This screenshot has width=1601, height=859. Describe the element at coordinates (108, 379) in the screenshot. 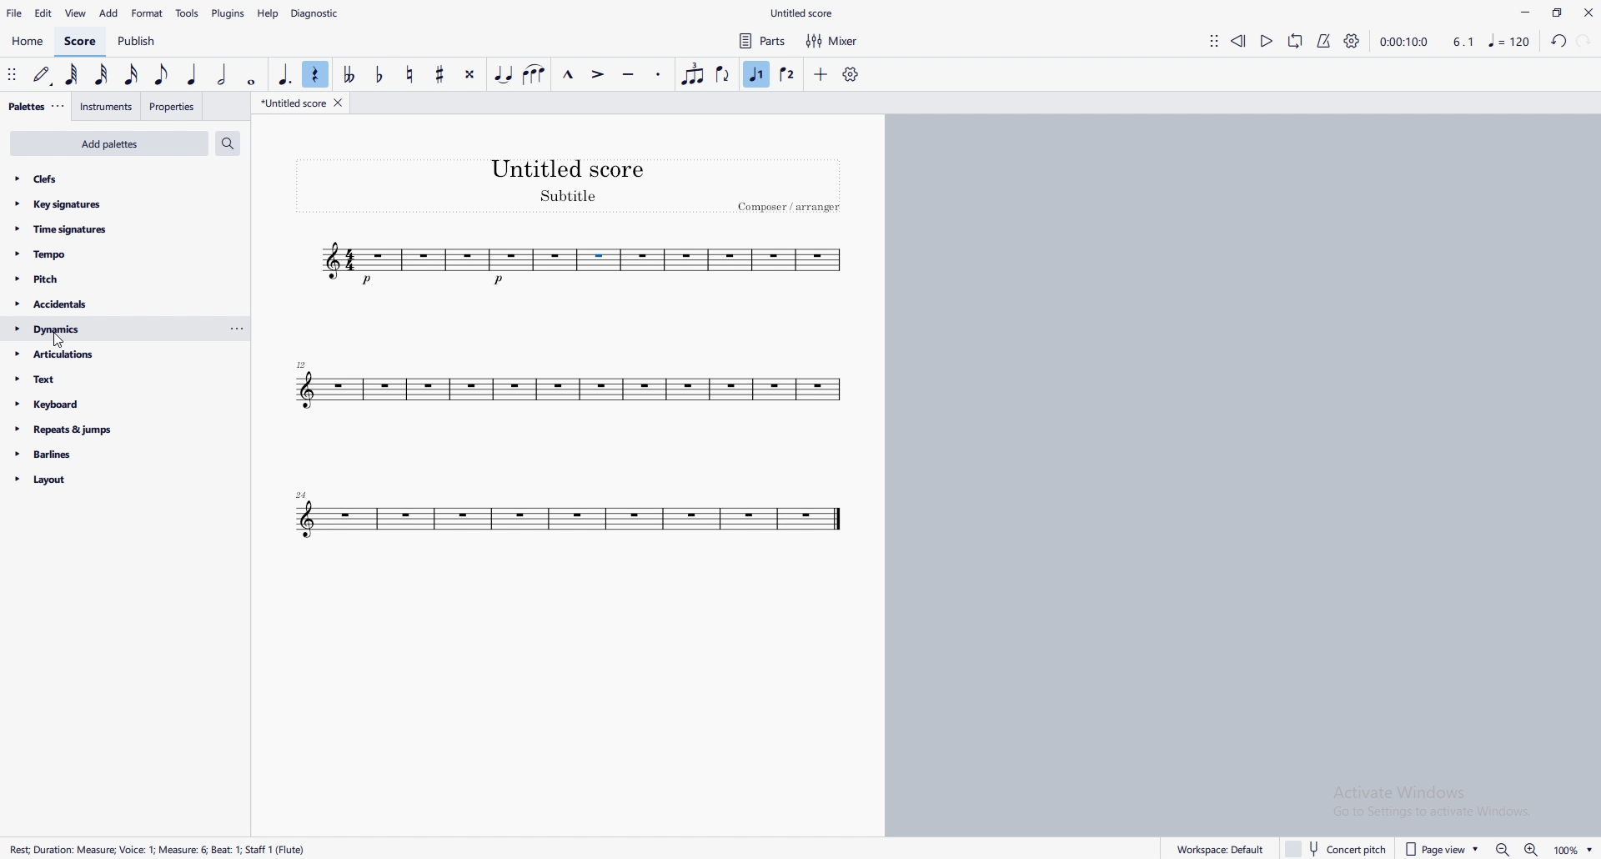

I see `text` at that location.